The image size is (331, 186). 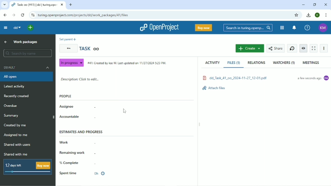 I want to click on View site information, so click(x=33, y=15).